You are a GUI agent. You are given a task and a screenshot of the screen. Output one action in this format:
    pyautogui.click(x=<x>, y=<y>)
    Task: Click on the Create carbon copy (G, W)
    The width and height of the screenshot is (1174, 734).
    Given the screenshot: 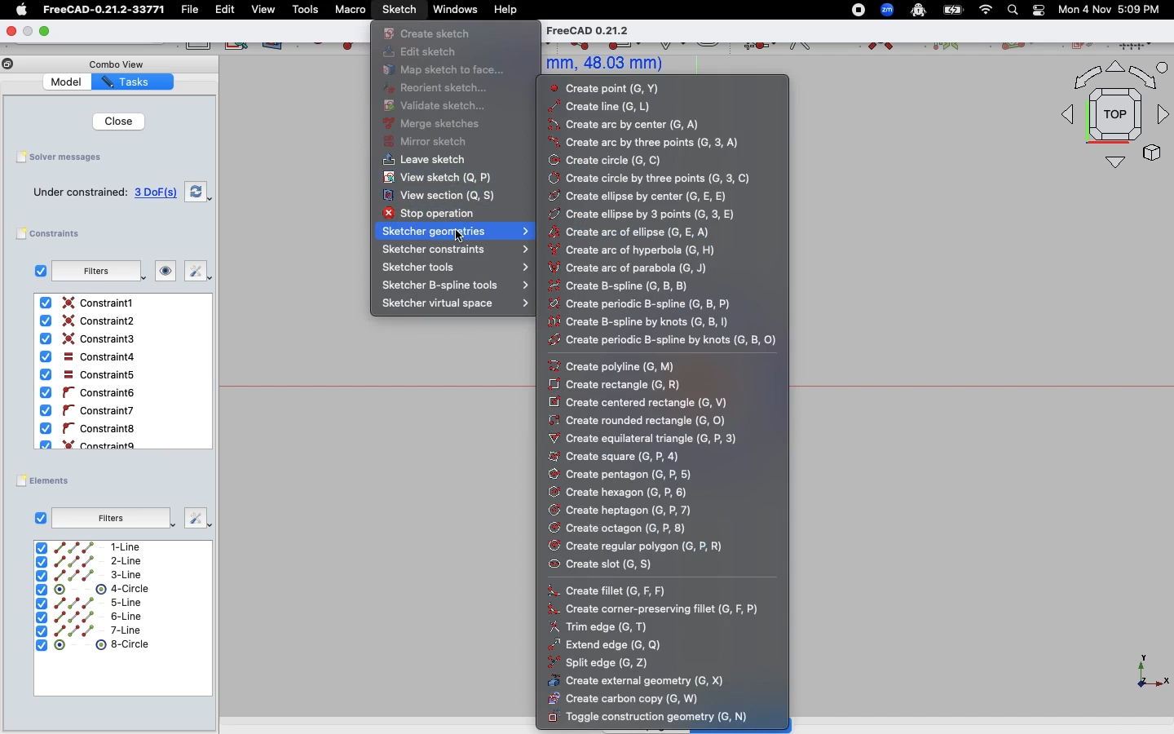 What is the action you would take?
    pyautogui.click(x=629, y=699)
    